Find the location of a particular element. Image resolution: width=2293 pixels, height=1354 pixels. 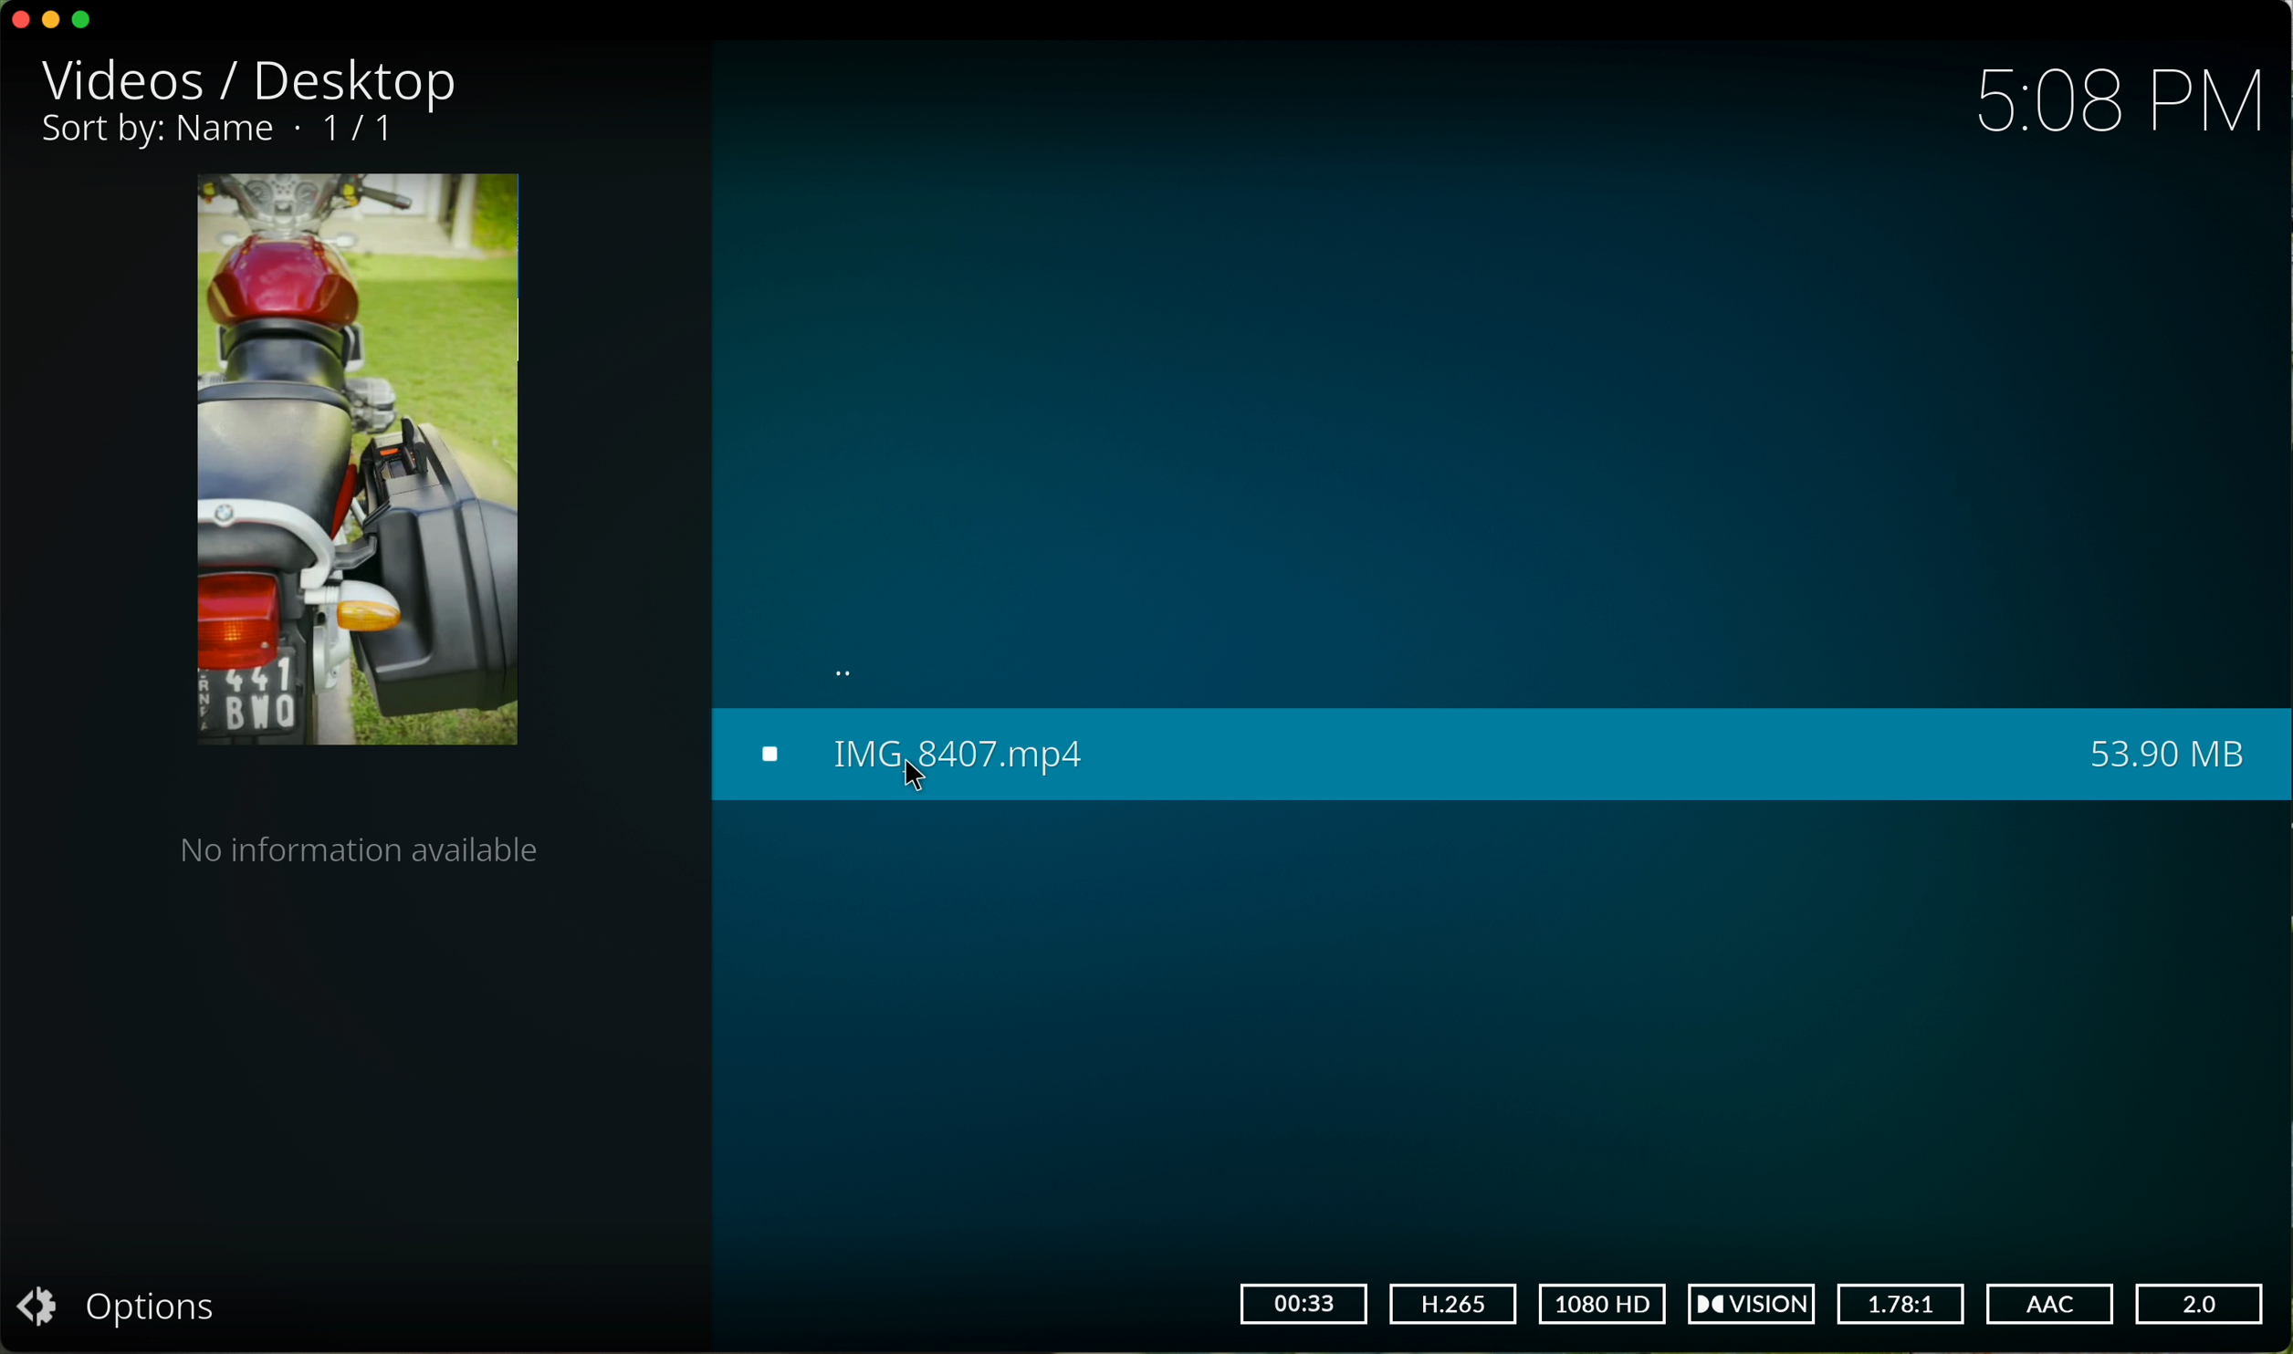

maximize is located at coordinates (84, 20).